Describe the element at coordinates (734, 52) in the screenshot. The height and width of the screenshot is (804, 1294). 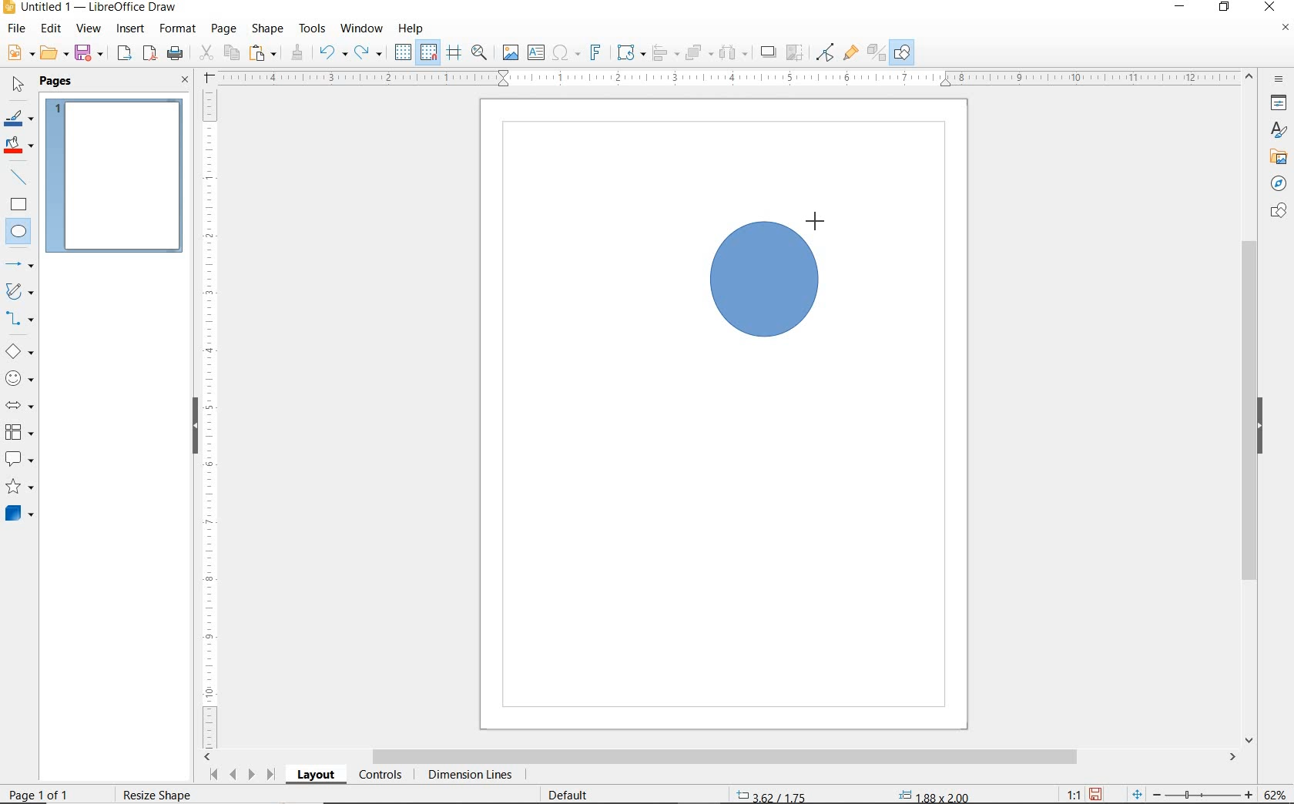
I see `SELECT AT LEAST 3 OBJECTS TO DISTRIBUTE` at that location.